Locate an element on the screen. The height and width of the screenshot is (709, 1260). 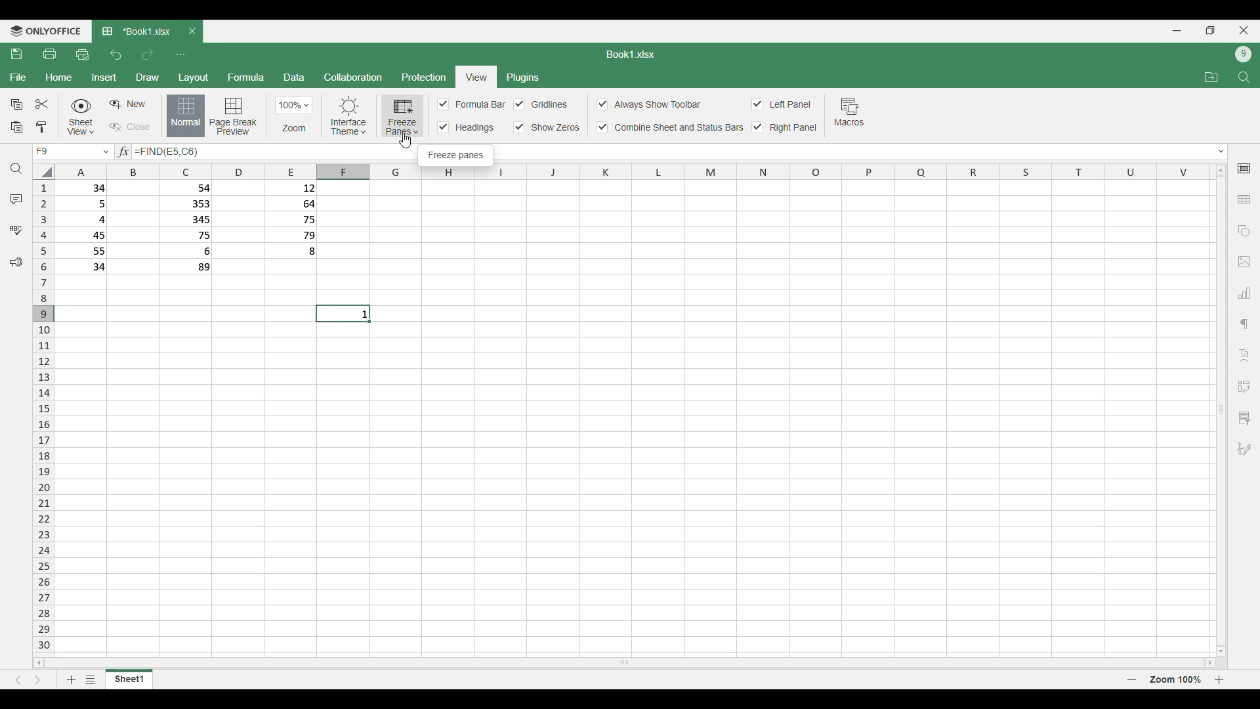
Macros is located at coordinates (849, 114).